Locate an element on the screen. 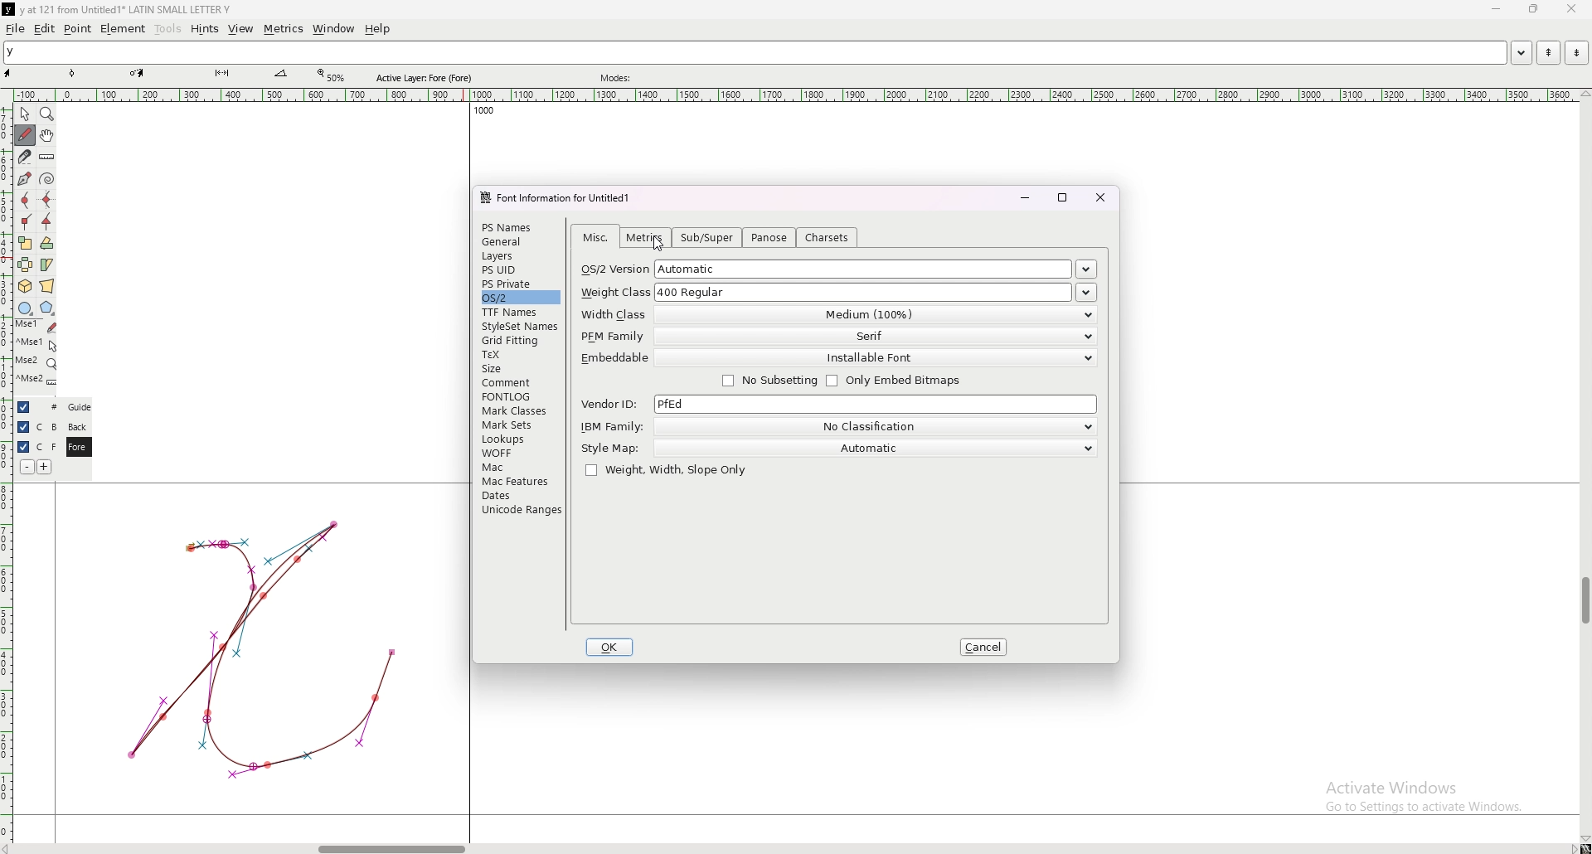 The height and width of the screenshot is (854, 1592). rotate the selection is located at coordinates (47, 244).